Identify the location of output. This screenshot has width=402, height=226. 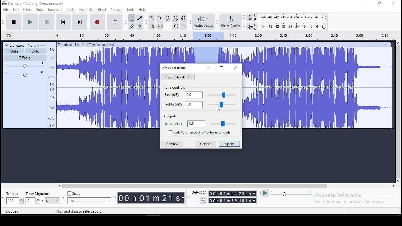
(170, 117).